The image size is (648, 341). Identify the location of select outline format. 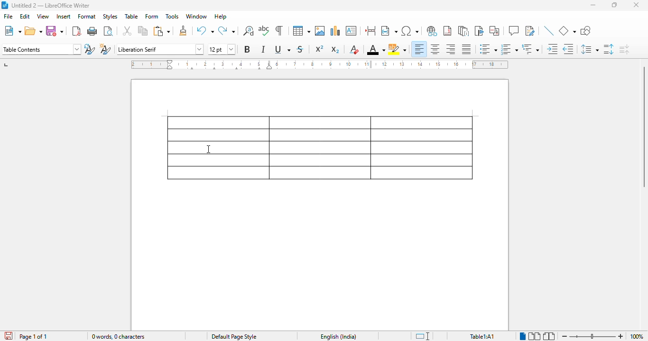
(530, 49).